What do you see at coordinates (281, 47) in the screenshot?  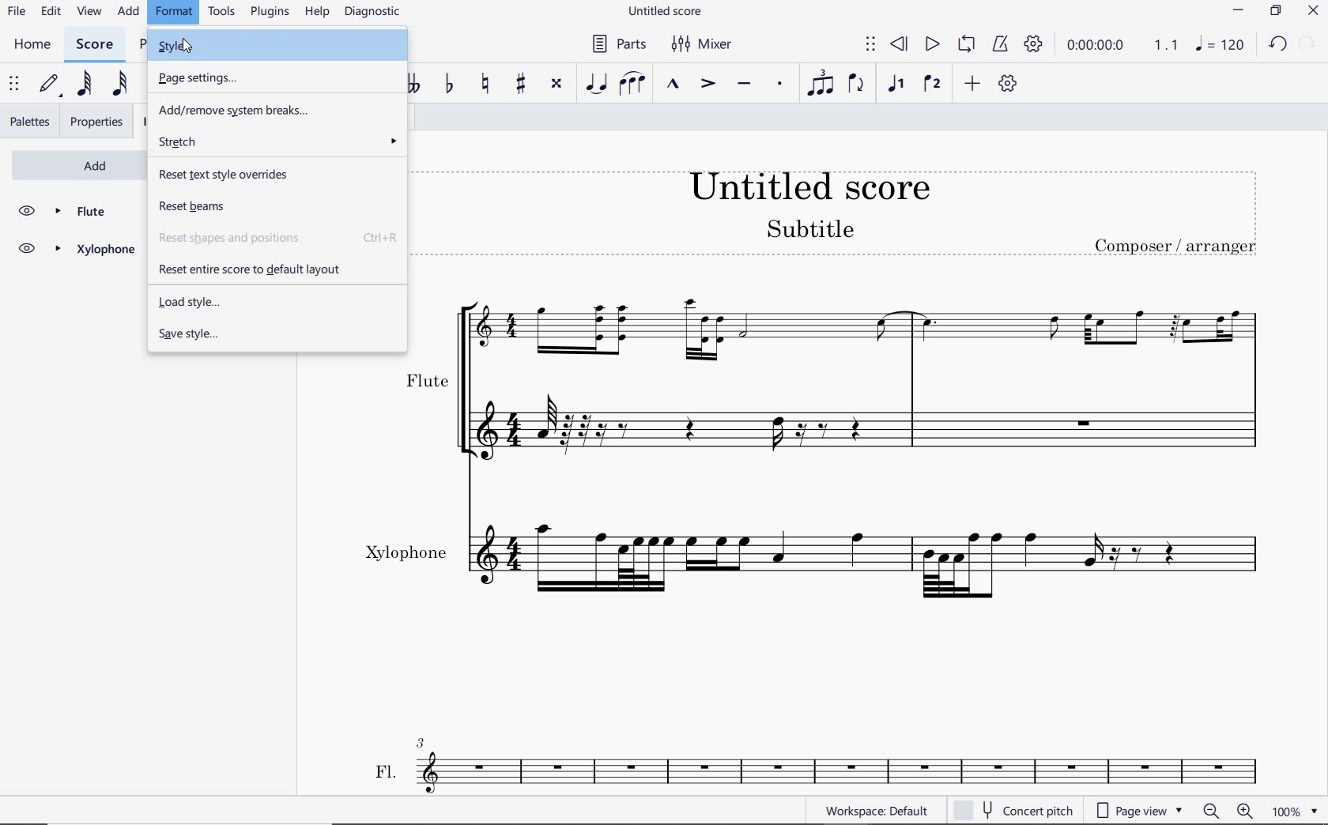 I see `style` at bounding box center [281, 47].